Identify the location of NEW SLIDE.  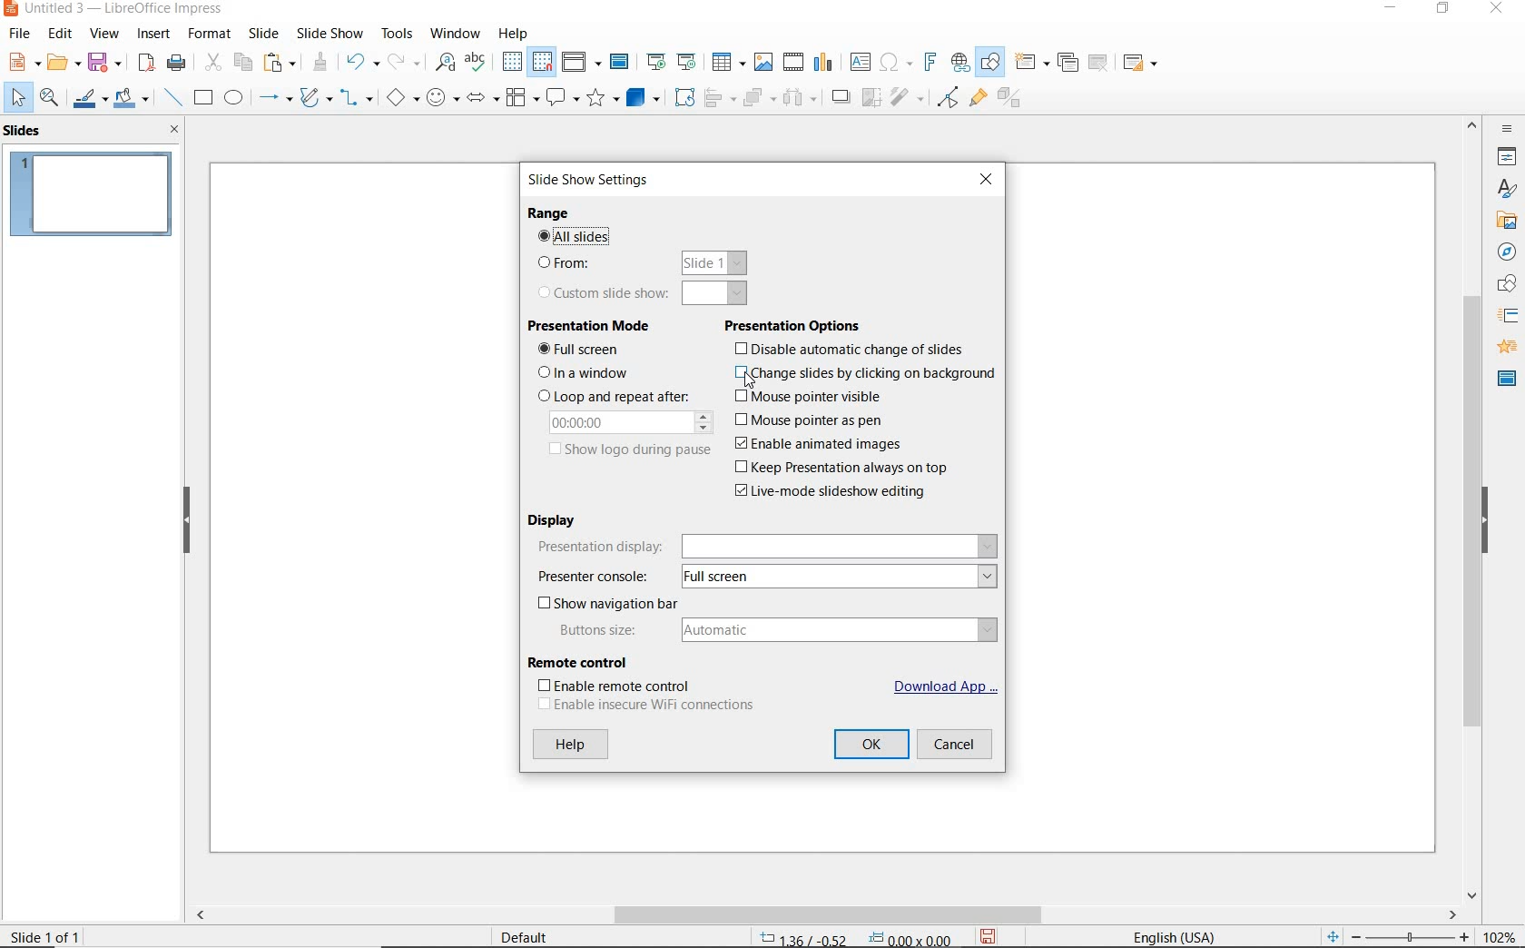
(1031, 63).